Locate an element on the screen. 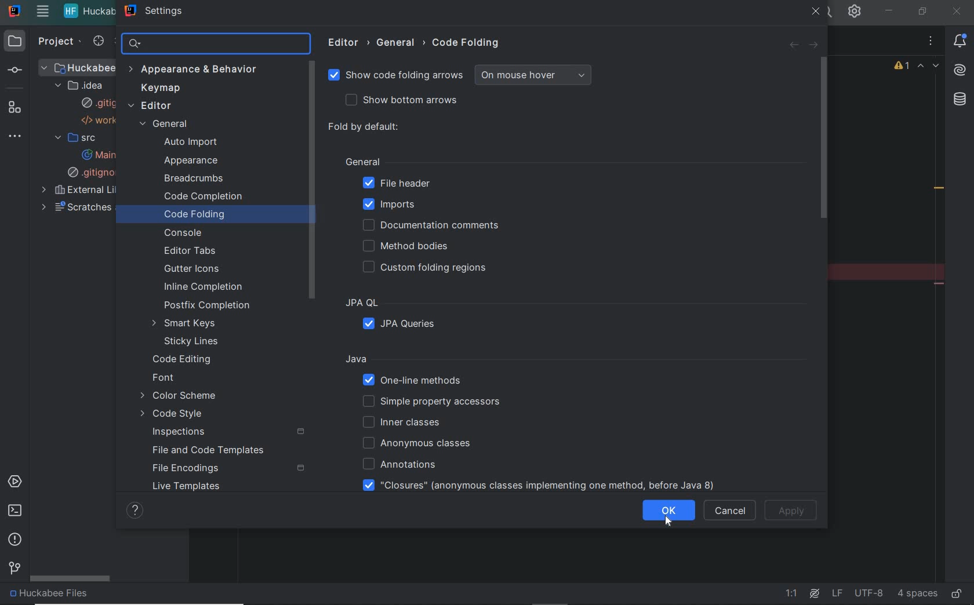 This screenshot has width=974, height=605. file encoding is located at coordinates (868, 593).